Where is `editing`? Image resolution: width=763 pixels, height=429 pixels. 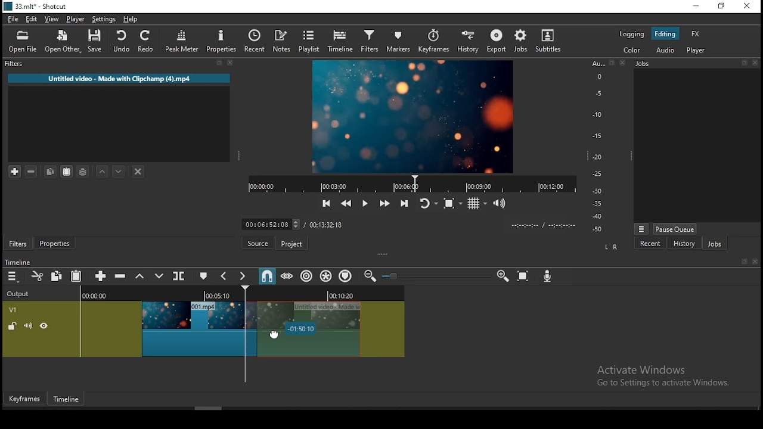
editing is located at coordinates (666, 36).